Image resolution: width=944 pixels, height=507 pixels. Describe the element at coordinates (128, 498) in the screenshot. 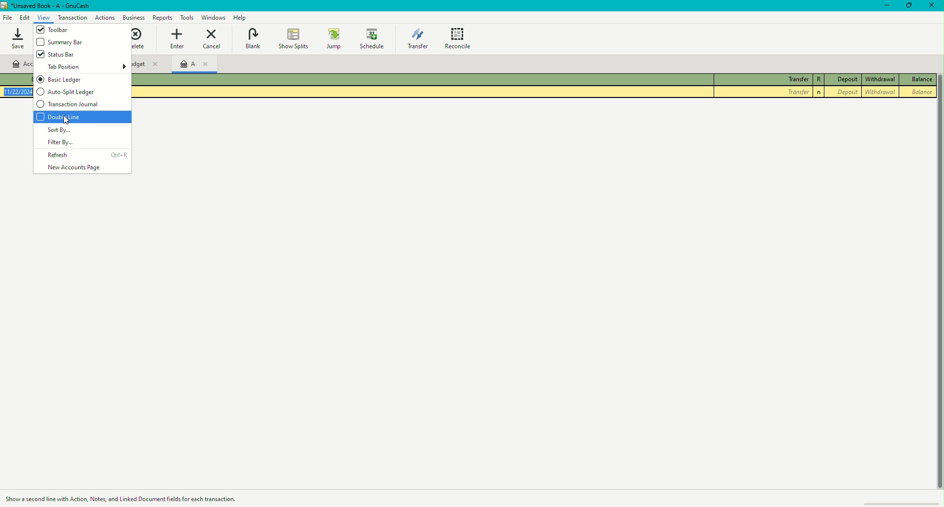

I see `Action description` at that location.